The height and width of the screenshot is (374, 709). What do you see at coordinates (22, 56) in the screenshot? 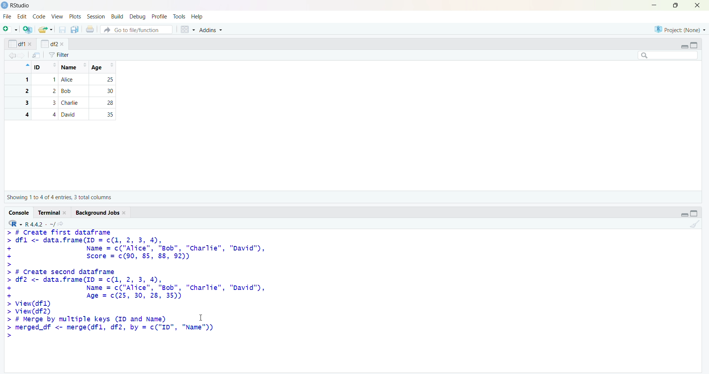
I see `forward` at bounding box center [22, 56].